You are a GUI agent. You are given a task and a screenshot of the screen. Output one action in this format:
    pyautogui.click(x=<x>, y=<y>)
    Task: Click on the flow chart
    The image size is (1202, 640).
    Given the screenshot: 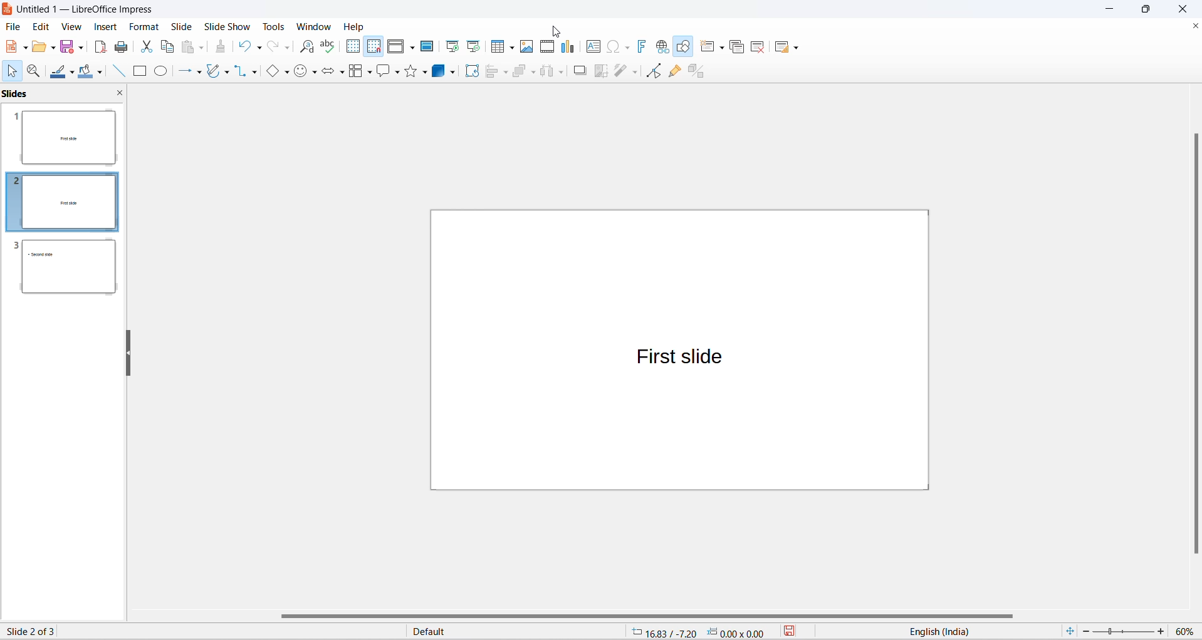 What is the action you would take?
    pyautogui.click(x=353, y=71)
    